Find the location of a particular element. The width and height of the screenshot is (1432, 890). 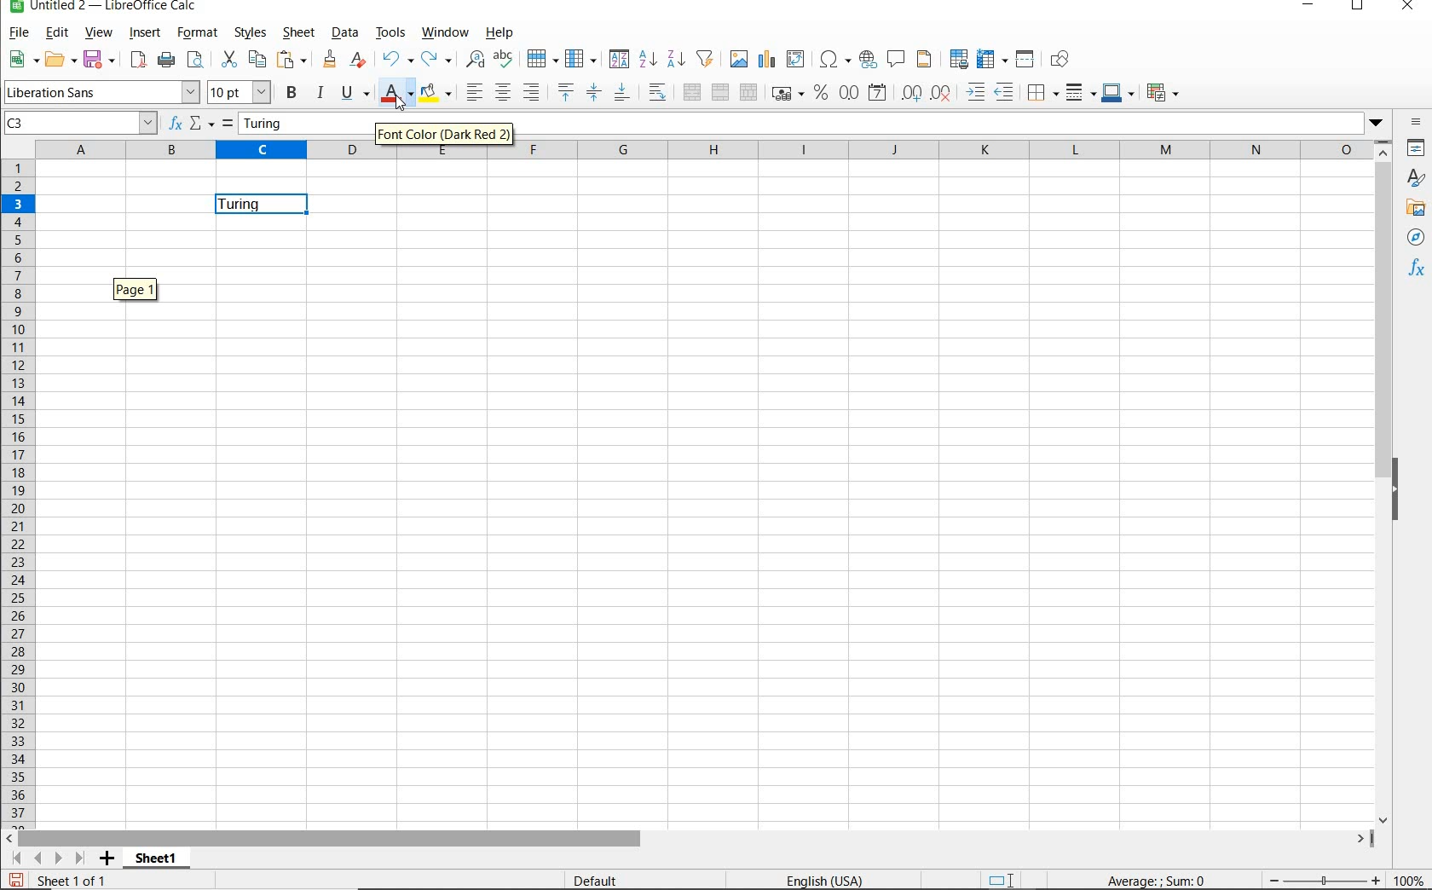

FONT COLOR is located at coordinates (397, 95).